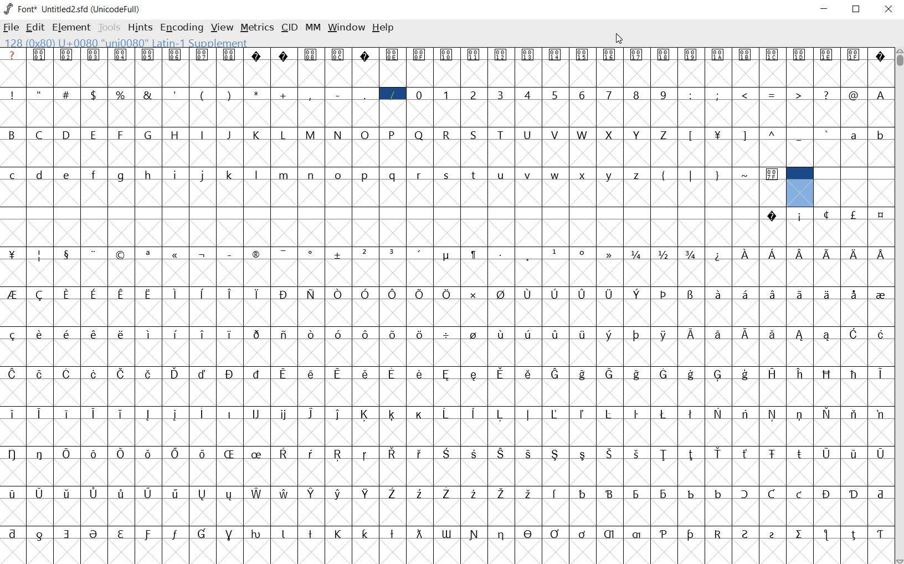 The width and height of the screenshot is (904, 564). I want to click on >, so click(800, 94).